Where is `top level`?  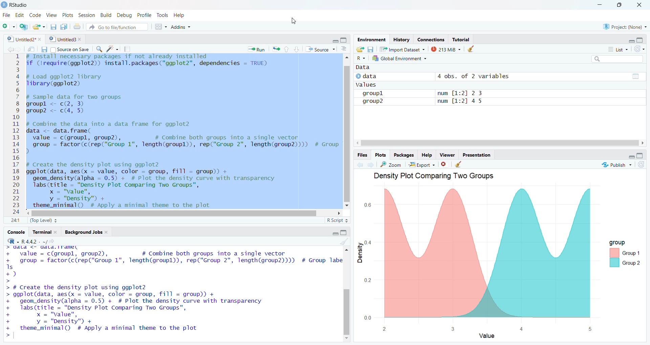 top level is located at coordinates (44, 221).